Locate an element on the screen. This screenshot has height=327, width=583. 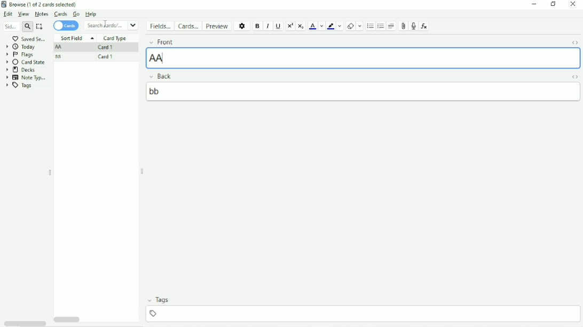
Flags is located at coordinates (20, 54).